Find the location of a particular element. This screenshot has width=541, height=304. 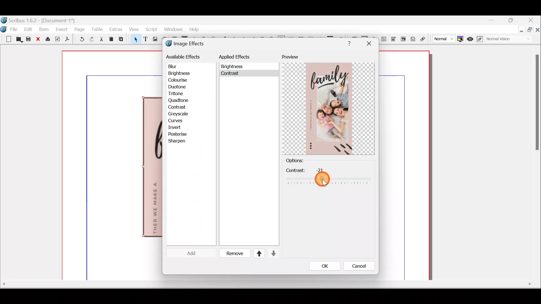

Maximise is located at coordinates (530, 30).